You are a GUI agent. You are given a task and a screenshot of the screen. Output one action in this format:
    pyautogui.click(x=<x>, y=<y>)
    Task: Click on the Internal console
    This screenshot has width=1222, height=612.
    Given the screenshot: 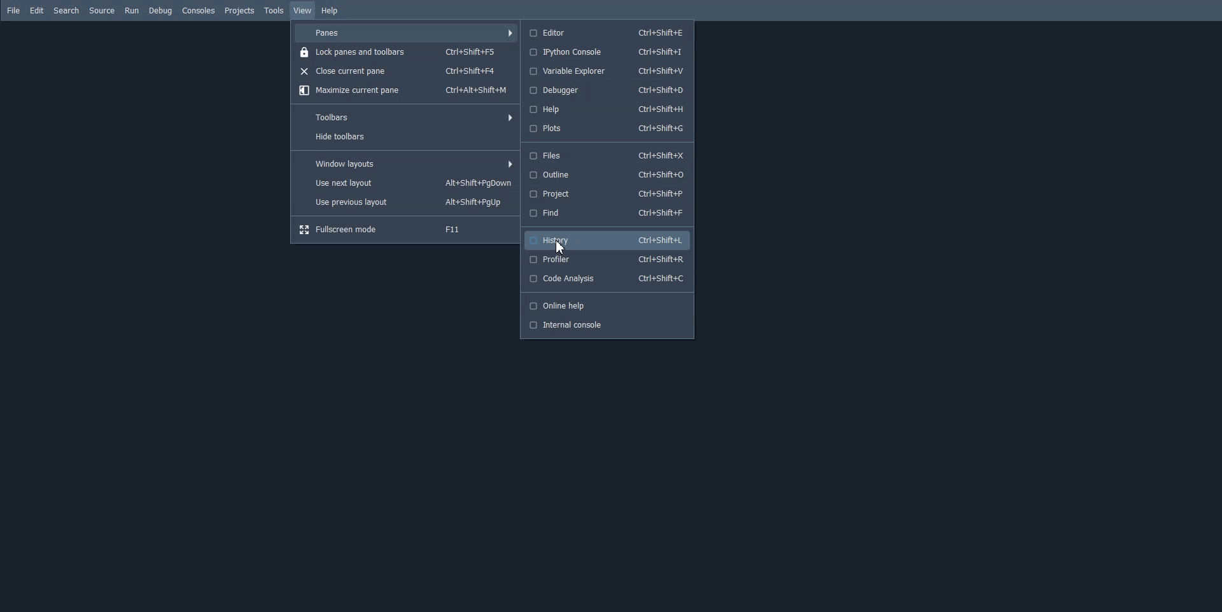 What is the action you would take?
    pyautogui.click(x=606, y=324)
    